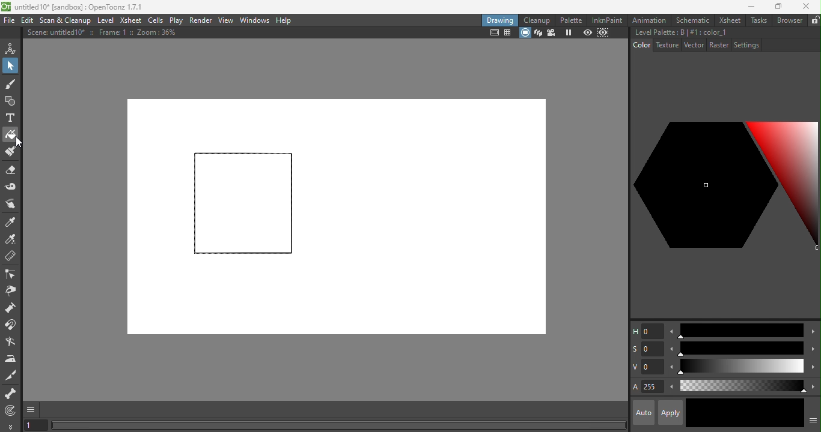  Describe the element at coordinates (337, 424) in the screenshot. I see `Horizontal scroll bar` at that location.